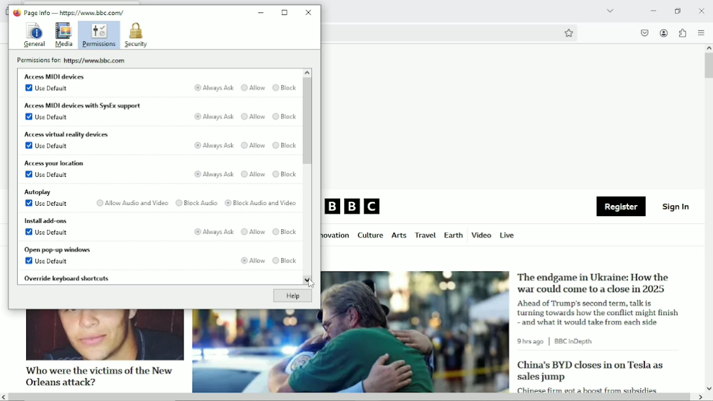 The height and width of the screenshot is (401, 713). Describe the element at coordinates (261, 13) in the screenshot. I see `minimize` at that location.